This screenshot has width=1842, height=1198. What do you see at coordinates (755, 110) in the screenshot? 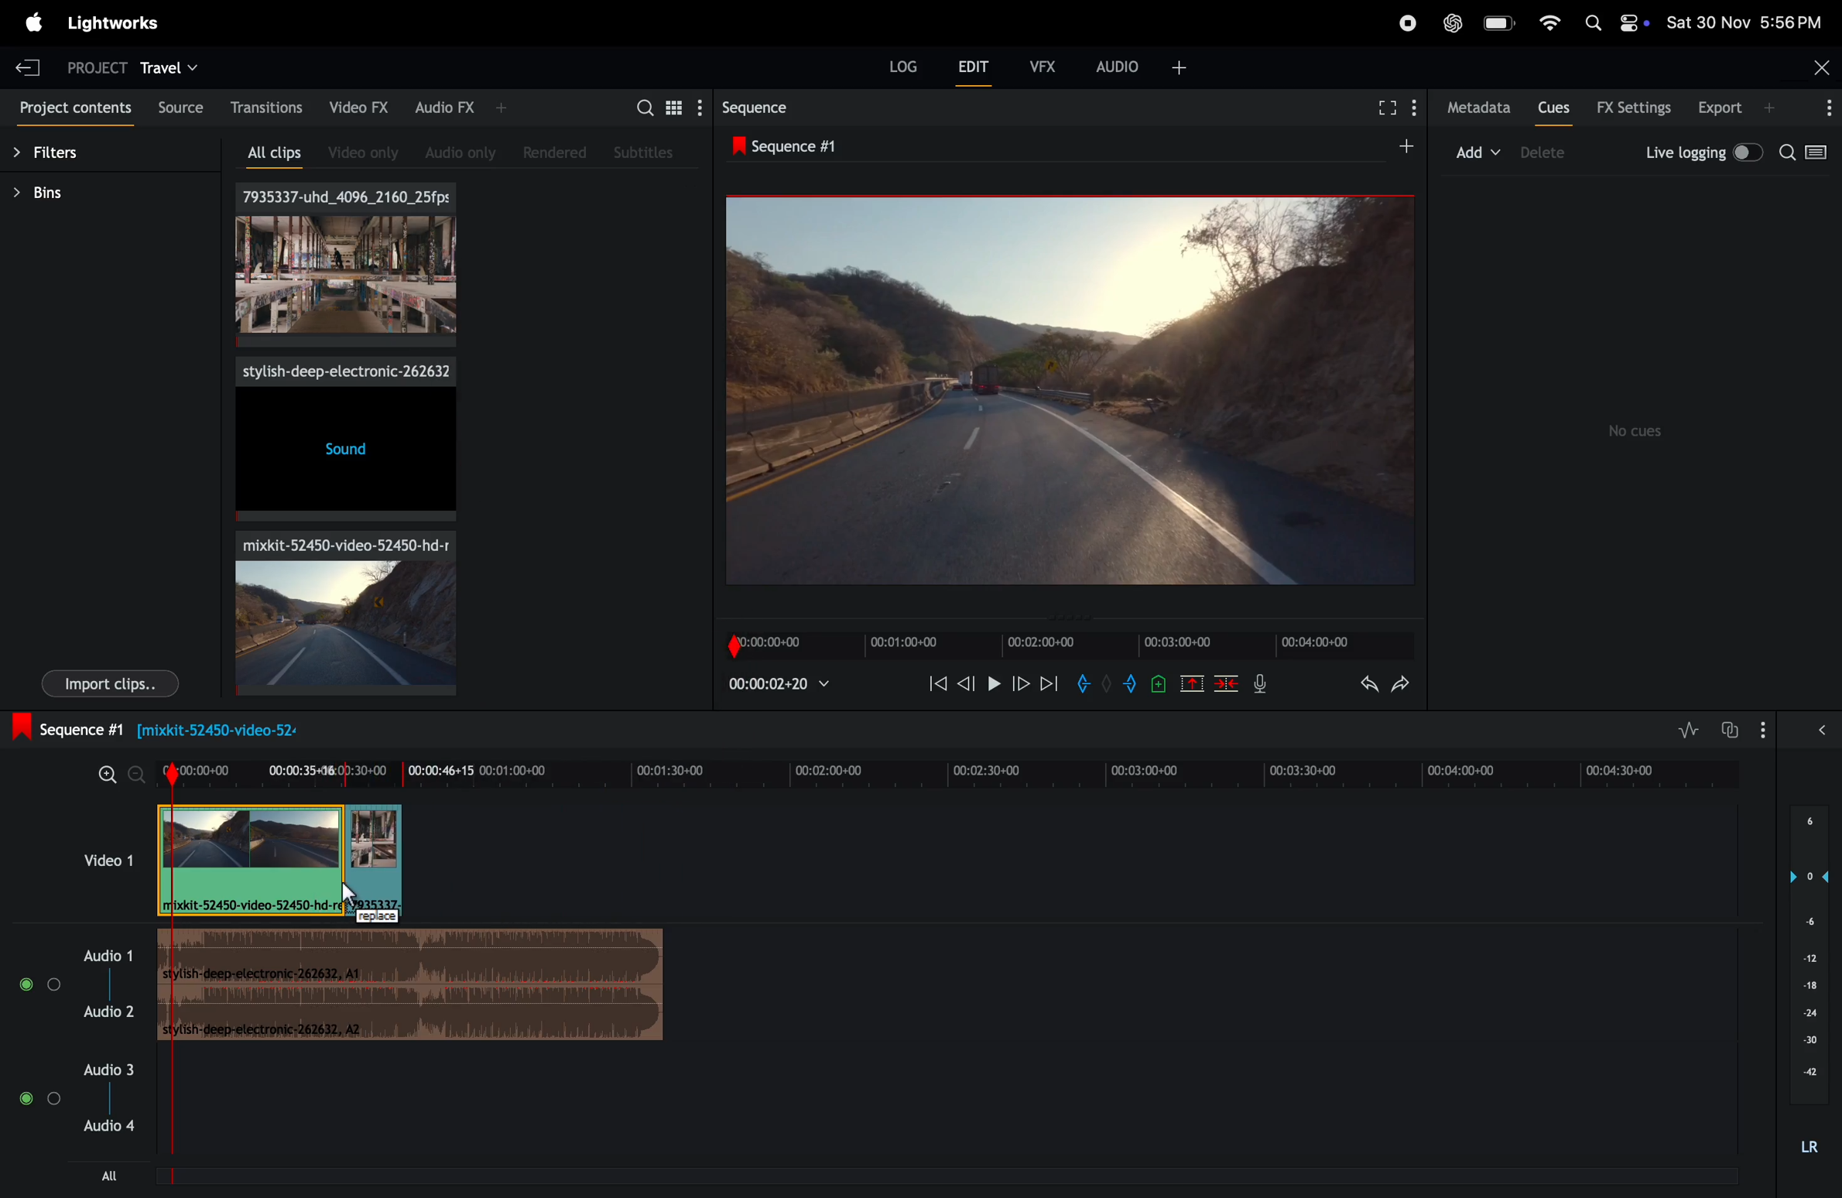
I see `sequence` at bounding box center [755, 110].